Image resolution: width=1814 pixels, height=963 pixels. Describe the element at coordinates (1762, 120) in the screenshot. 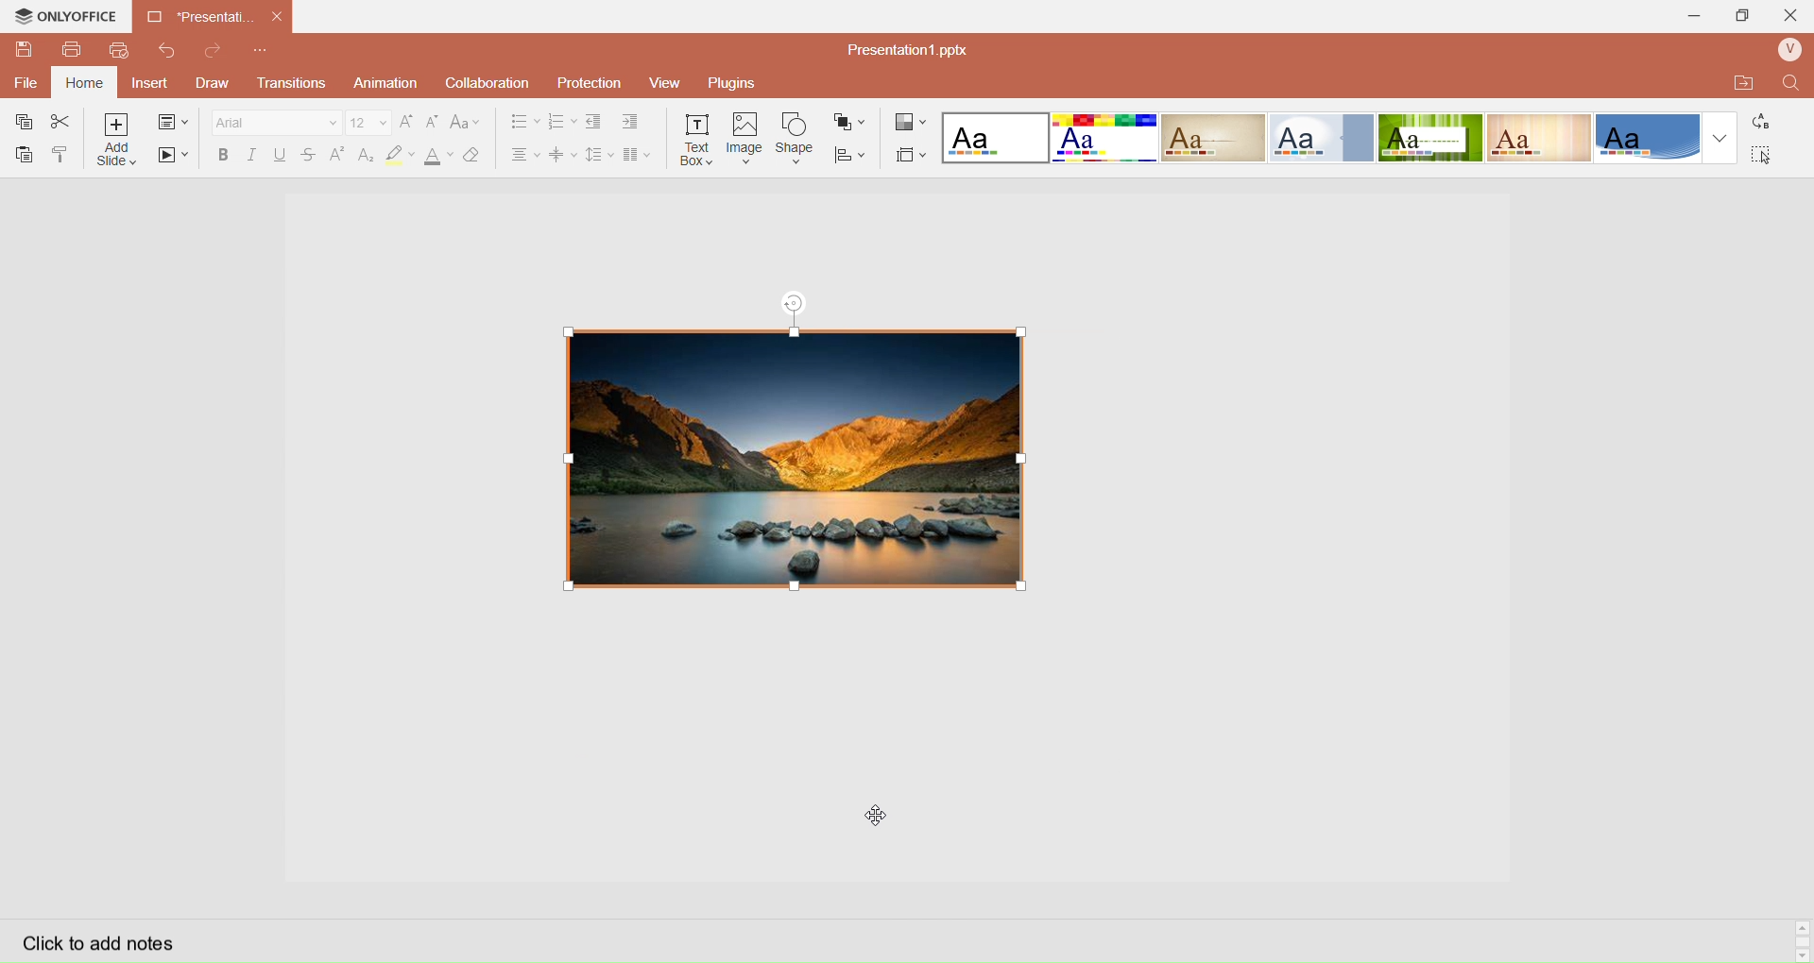

I see `Replace` at that location.